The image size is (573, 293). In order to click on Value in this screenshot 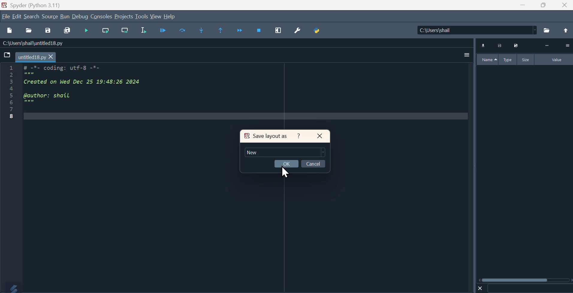, I will do `click(554, 60)`.